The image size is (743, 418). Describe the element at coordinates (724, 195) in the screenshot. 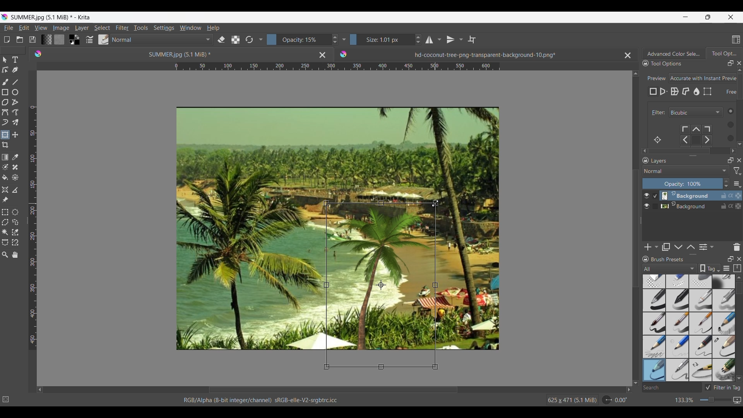

I see `Lock layer` at that location.